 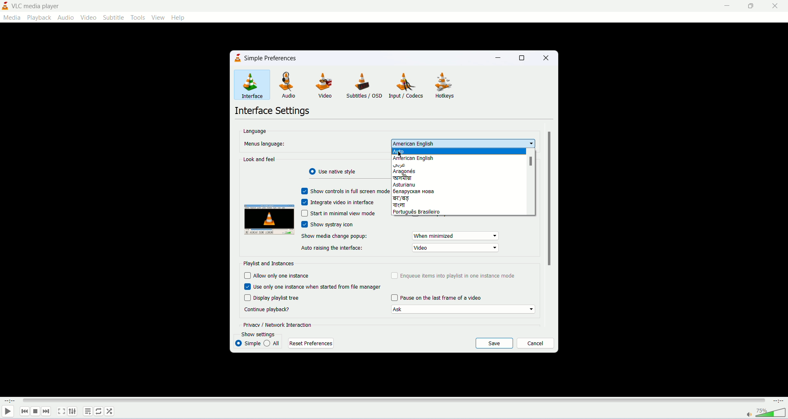 I want to click on maximize, so click(x=750, y=7).